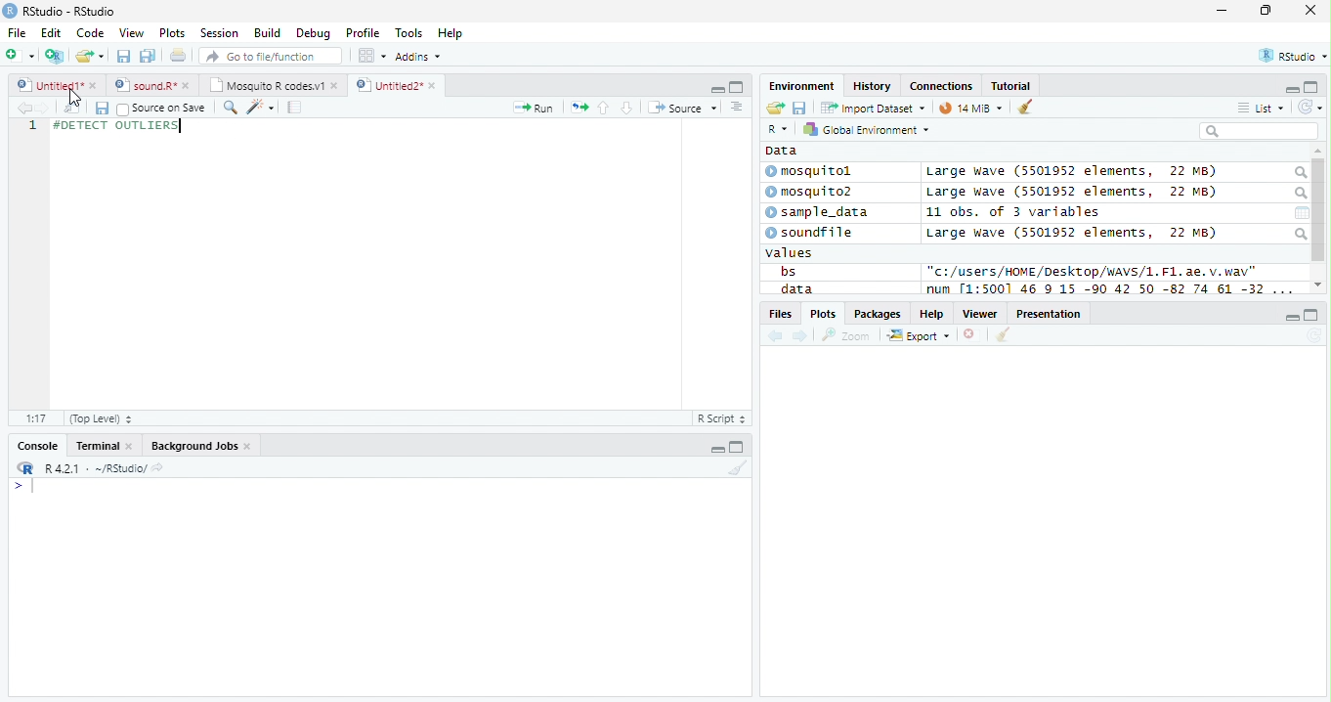 This screenshot has height=702, width=1331. What do you see at coordinates (22, 107) in the screenshot?
I see `Go backward` at bounding box center [22, 107].